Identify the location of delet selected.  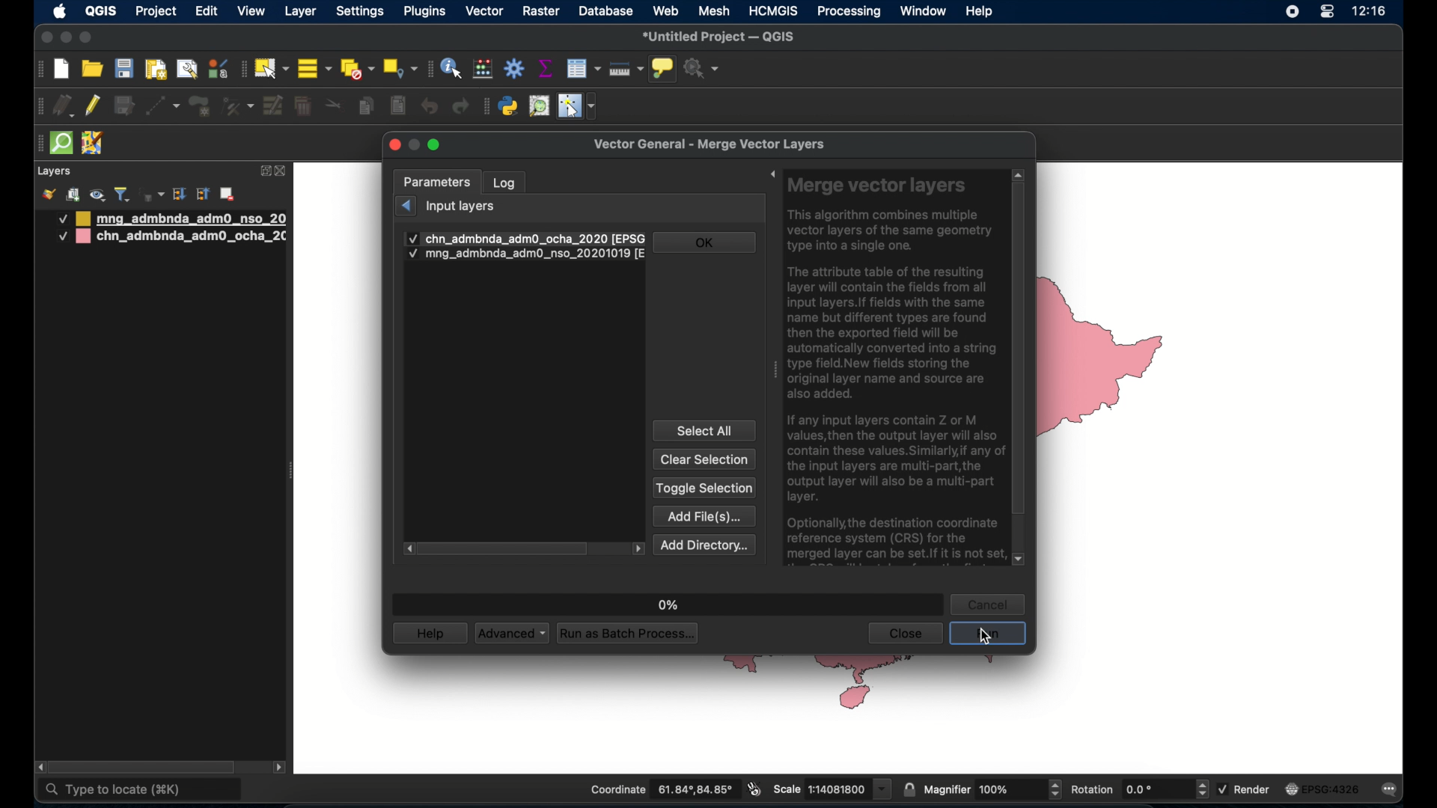
(302, 106).